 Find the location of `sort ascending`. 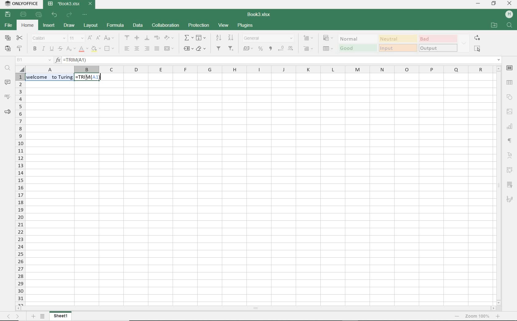

sort ascending is located at coordinates (219, 38).